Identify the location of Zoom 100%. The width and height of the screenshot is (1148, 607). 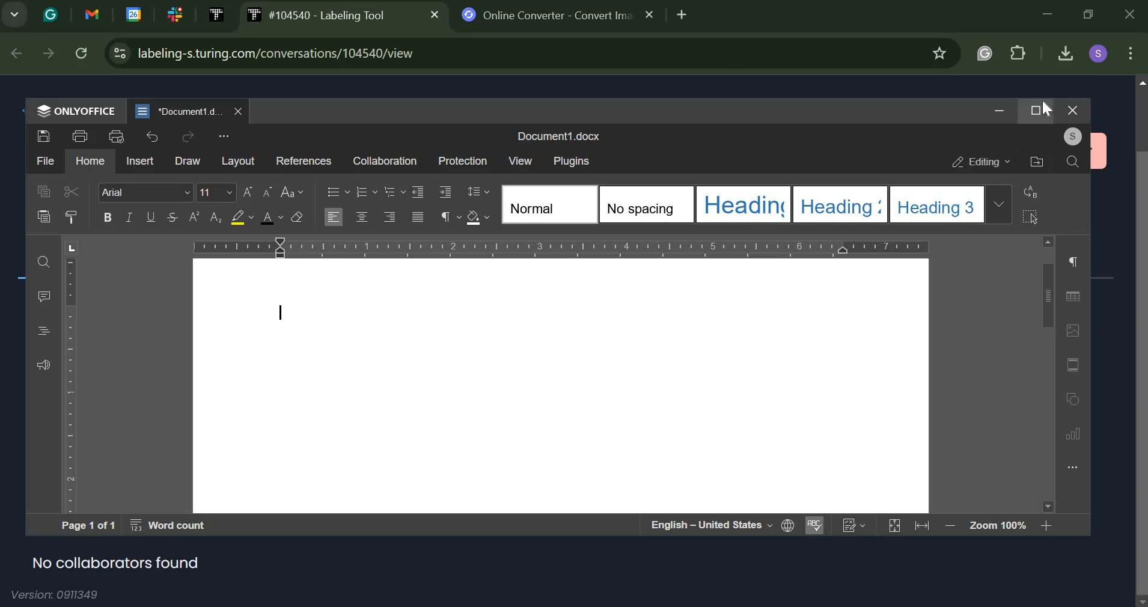
(998, 525).